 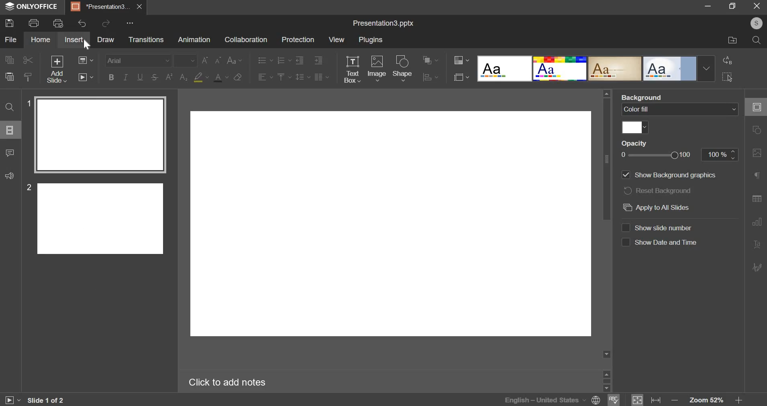 I want to click on Dropdown, so click(x=707, y=69).